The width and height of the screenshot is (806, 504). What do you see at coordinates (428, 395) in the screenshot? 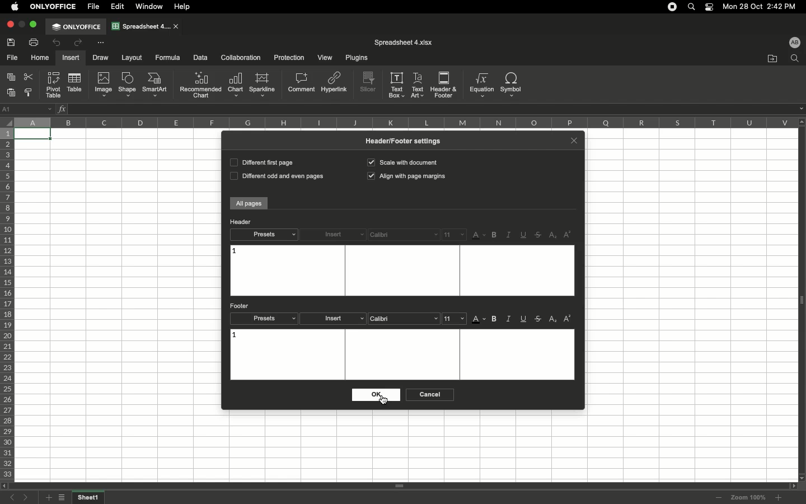
I see `Cancel` at bounding box center [428, 395].